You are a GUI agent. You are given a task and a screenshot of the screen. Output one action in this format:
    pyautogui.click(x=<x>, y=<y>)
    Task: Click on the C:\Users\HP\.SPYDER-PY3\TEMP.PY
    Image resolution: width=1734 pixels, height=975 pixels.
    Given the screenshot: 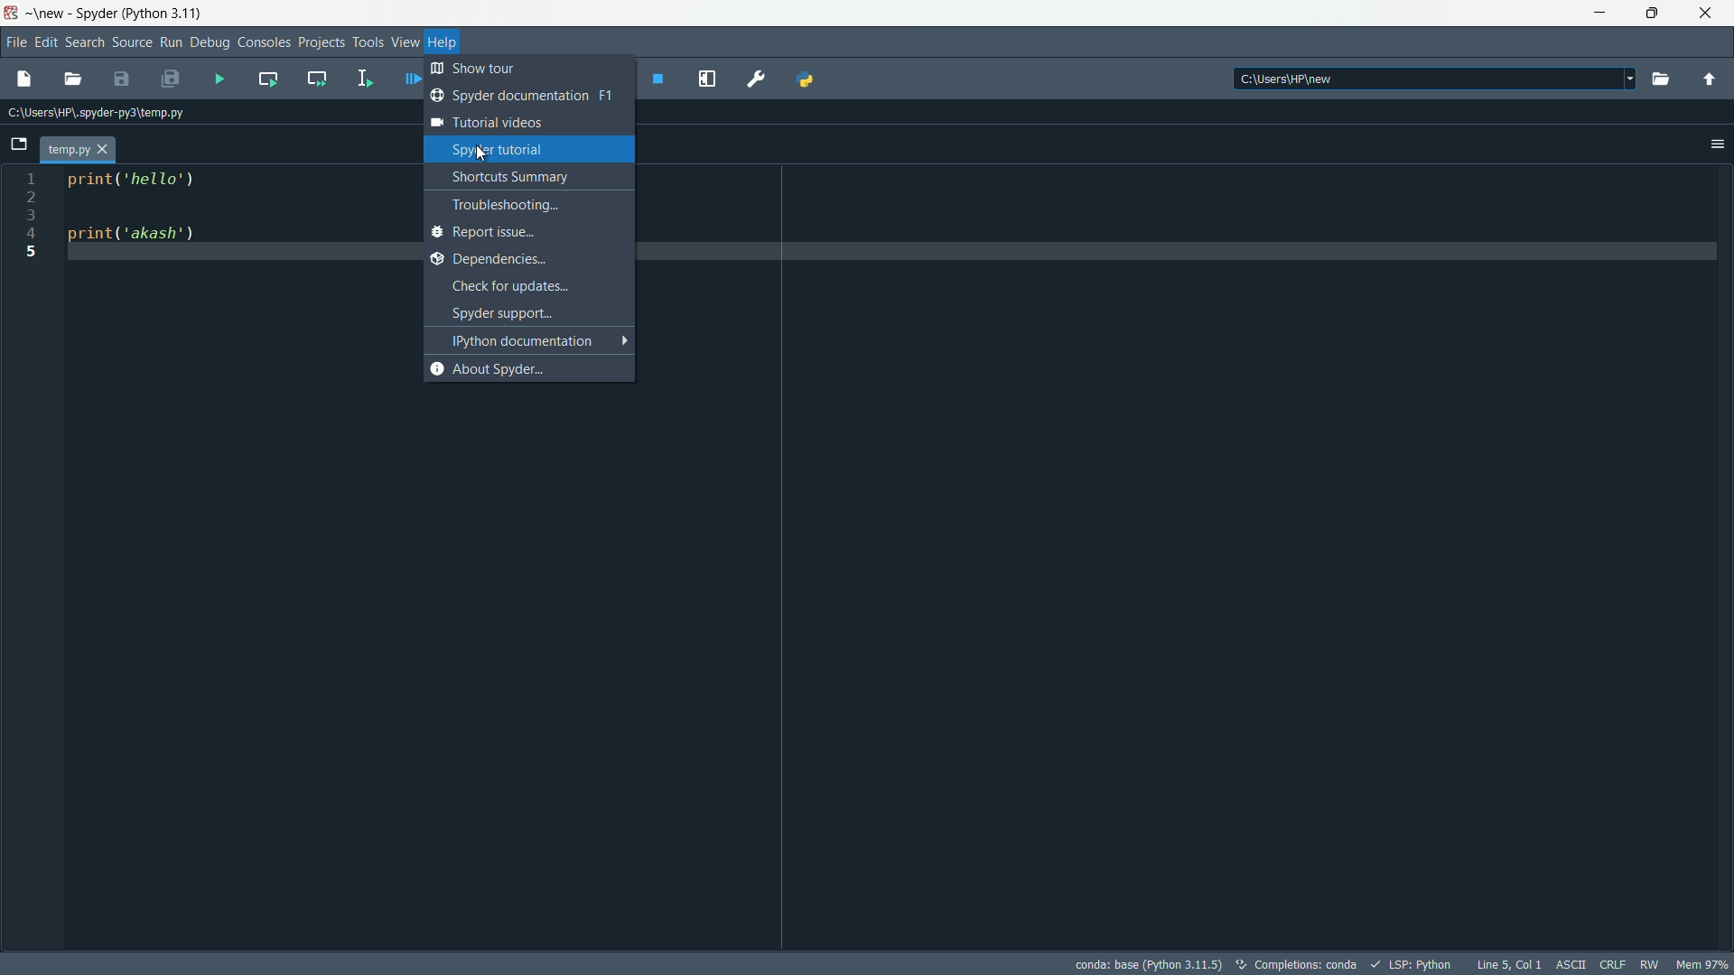 What is the action you would take?
    pyautogui.click(x=102, y=111)
    